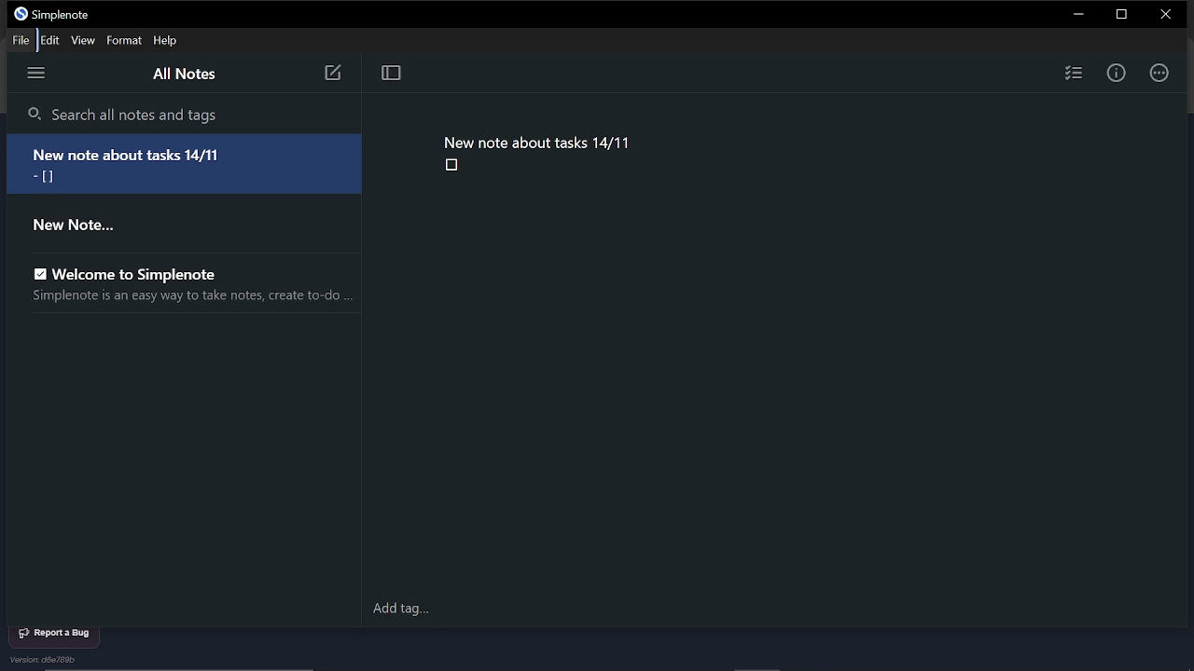 The width and height of the screenshot is (1194, 671). What do you see at coordinates (166, 41) in the screenshot?
I see `Help` at bounding box center [166, 41].